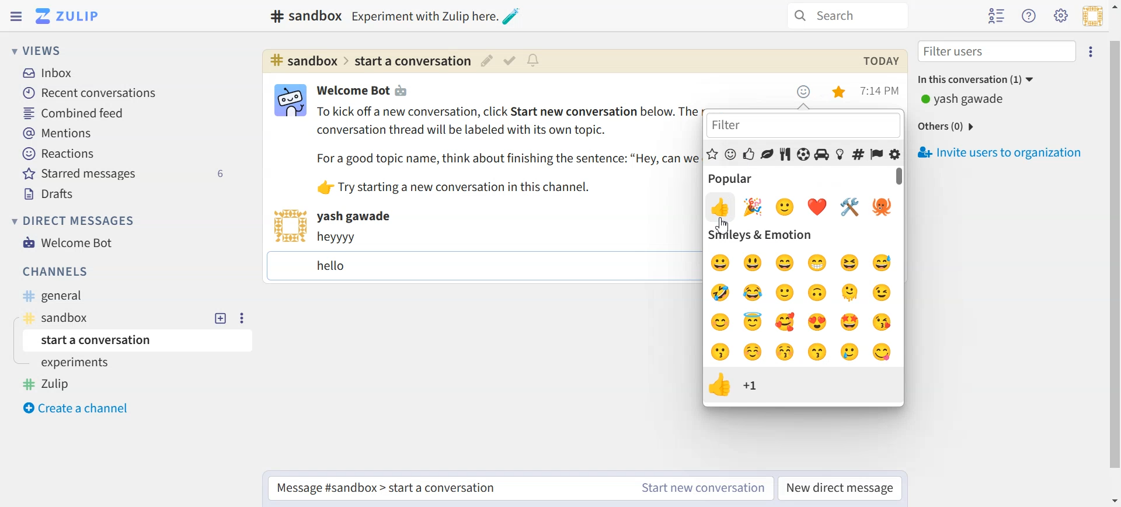  Describe the element at coordinates (486, 60) in the screenshot. I see `Edit topic` at that location.